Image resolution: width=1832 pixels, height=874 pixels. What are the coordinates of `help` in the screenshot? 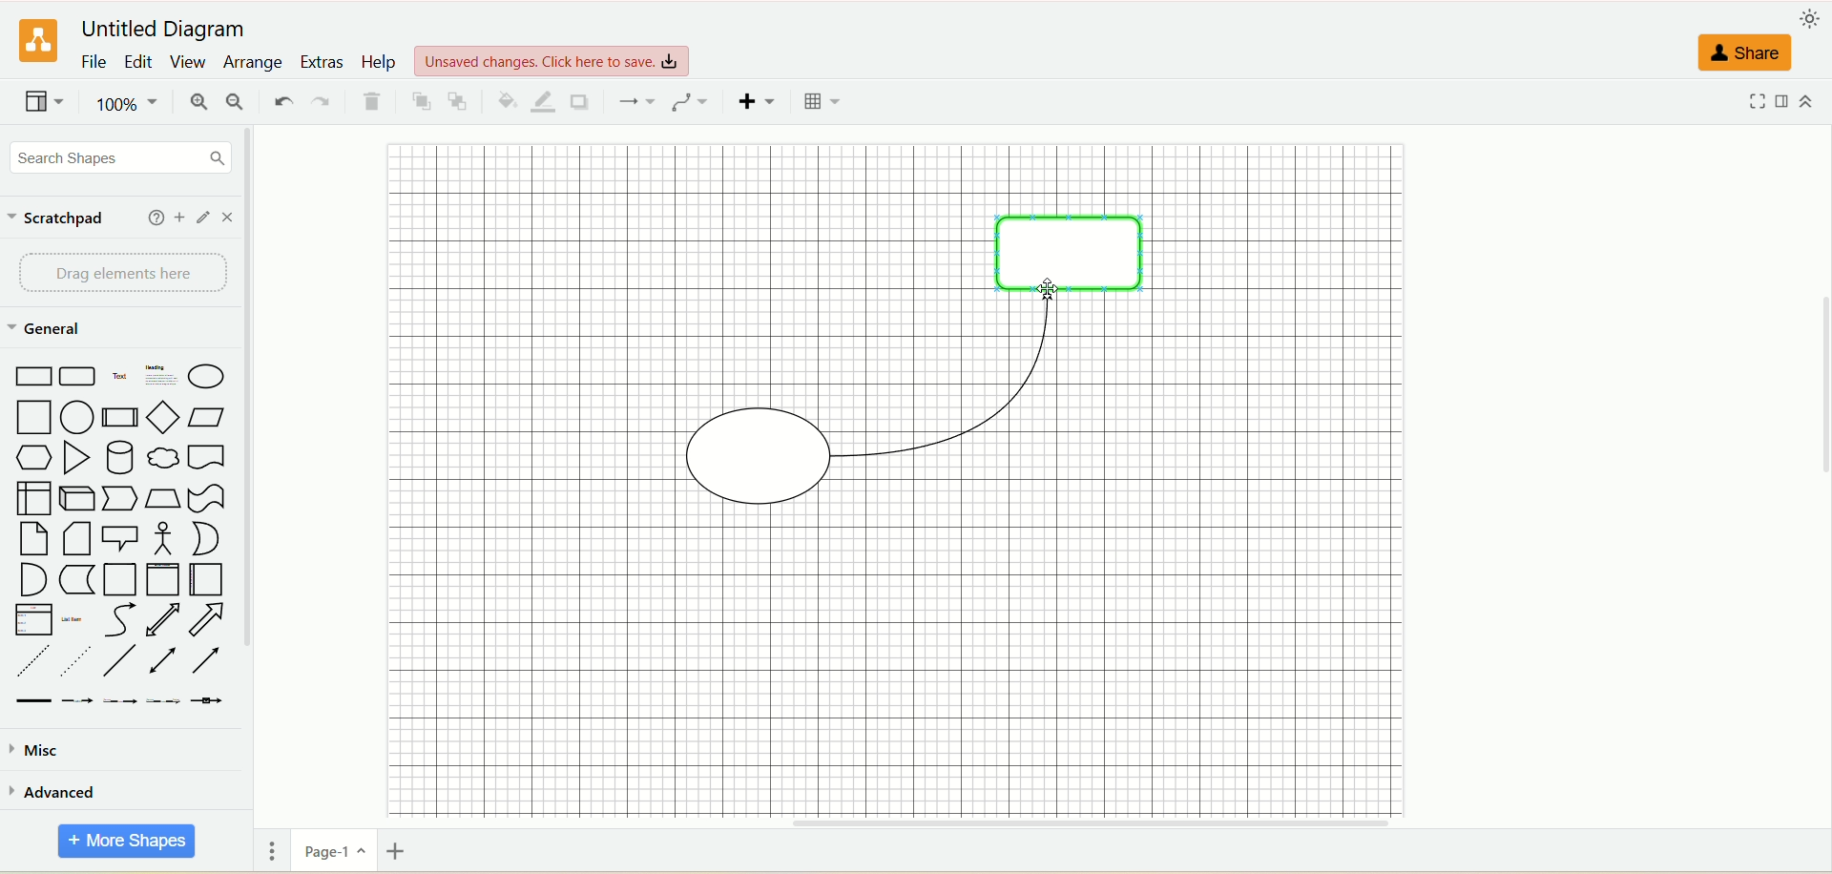 It's located at (380, 62).